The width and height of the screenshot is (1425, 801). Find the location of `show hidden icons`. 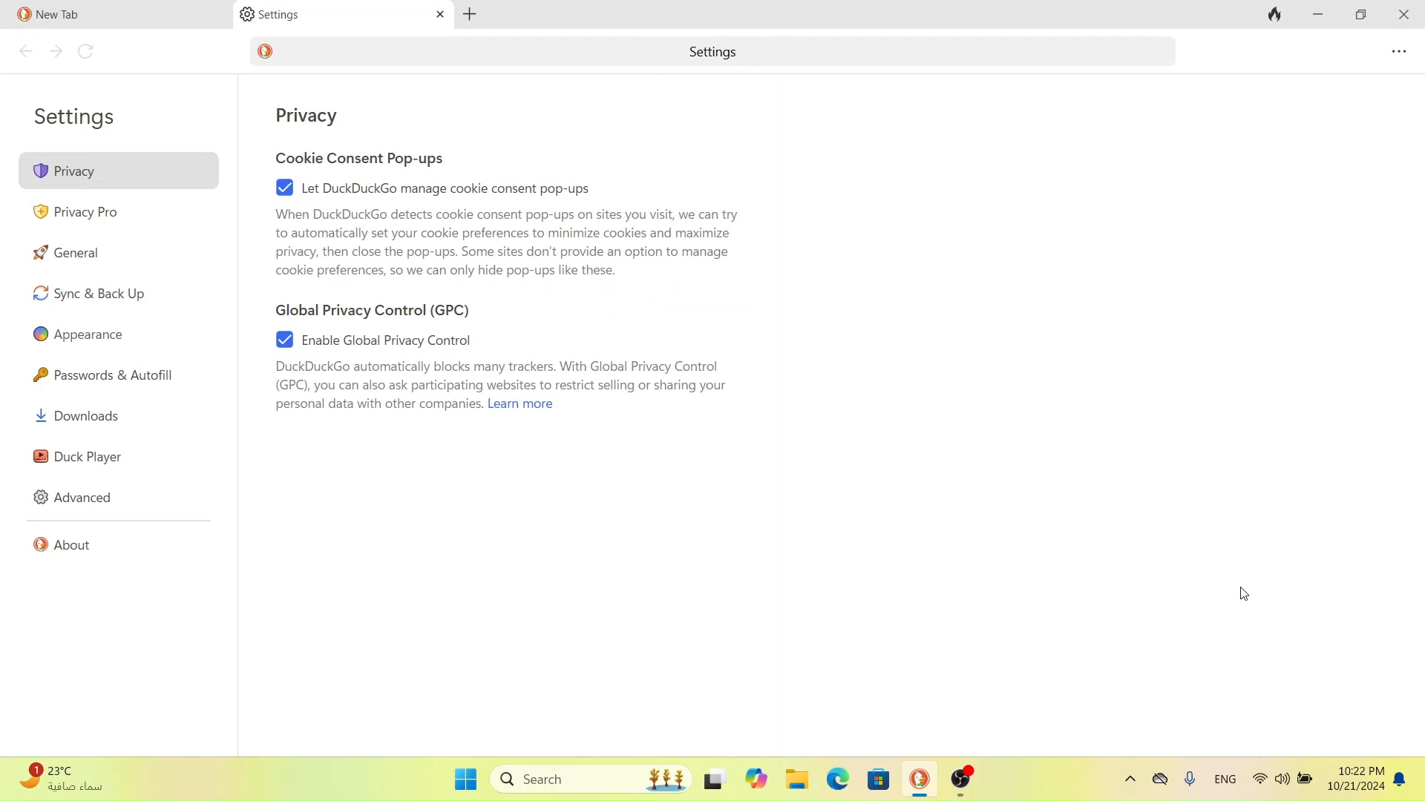

show hidden icons is located at coordinates (1130, 782).